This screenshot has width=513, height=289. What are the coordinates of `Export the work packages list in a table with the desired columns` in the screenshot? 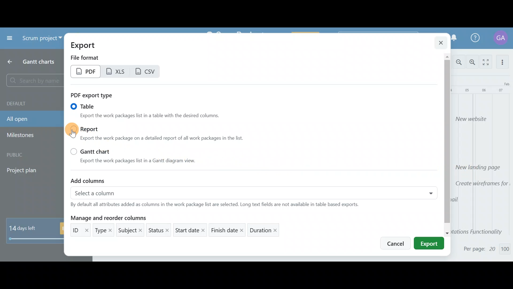 It's located at (152, 116).